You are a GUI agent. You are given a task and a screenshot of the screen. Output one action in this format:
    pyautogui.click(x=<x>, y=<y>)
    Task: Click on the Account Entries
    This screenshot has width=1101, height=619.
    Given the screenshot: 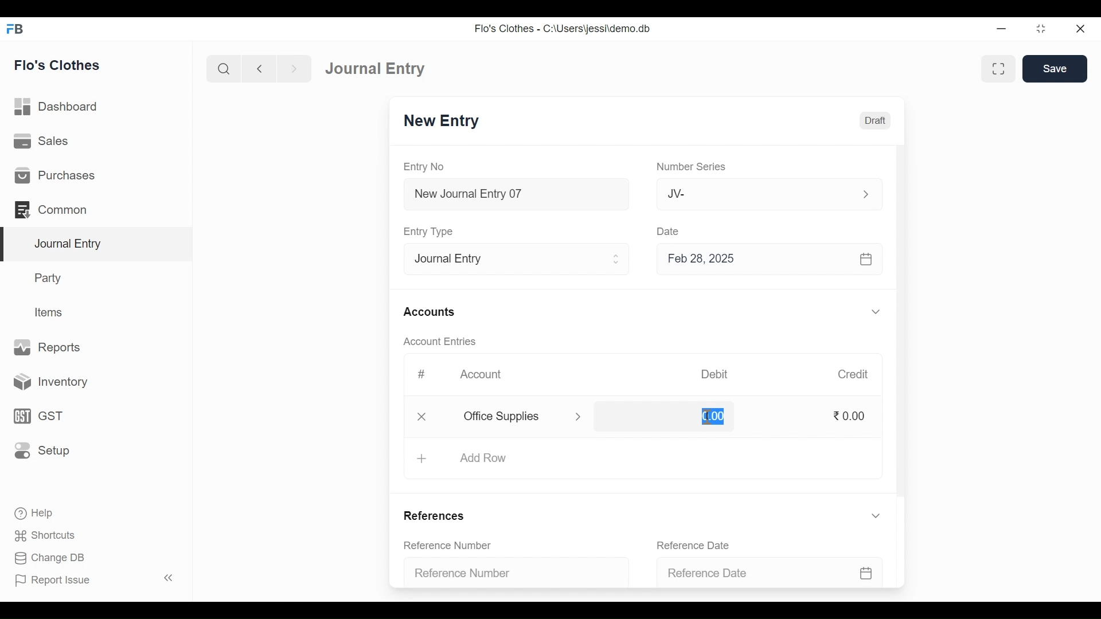 What is the action you would take?
    pyautogui.click(x=439, y=341)
    